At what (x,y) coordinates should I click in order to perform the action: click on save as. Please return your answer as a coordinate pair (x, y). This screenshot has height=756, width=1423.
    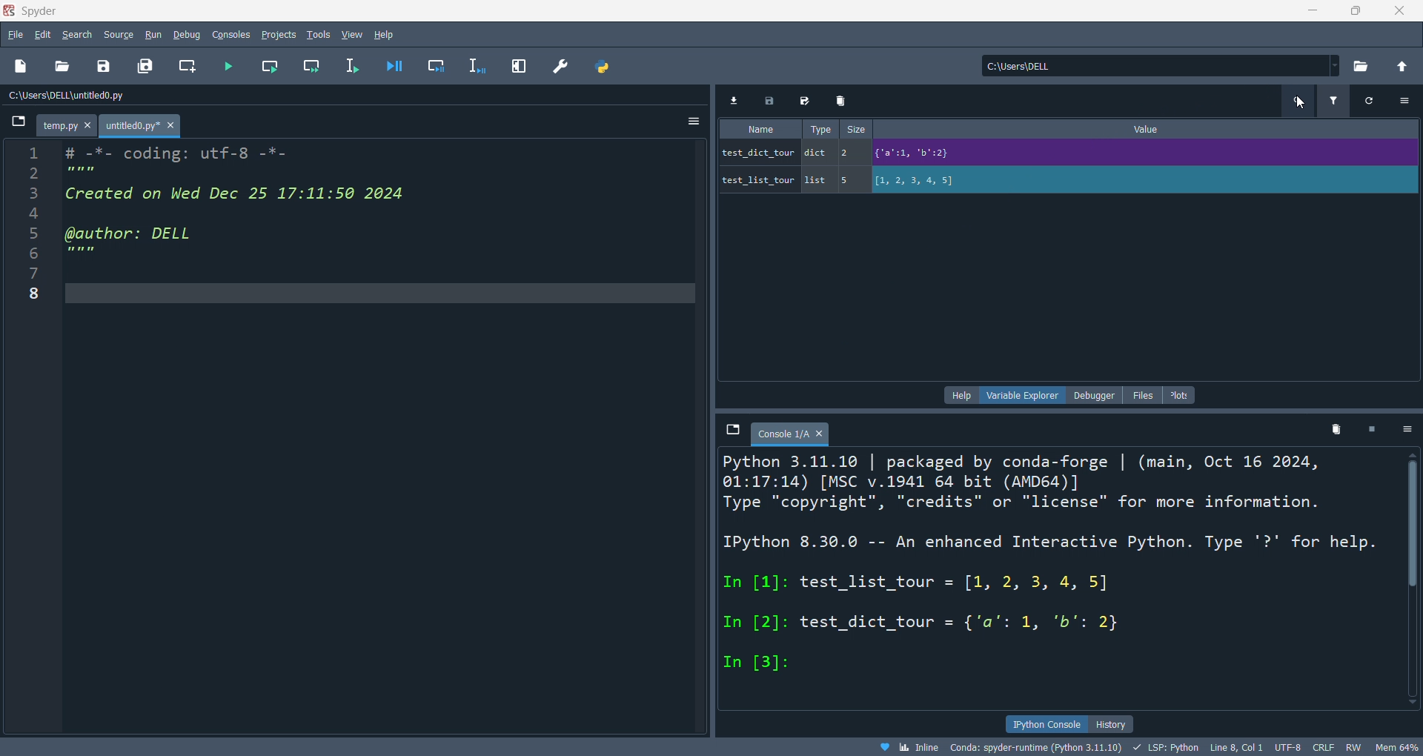
    Looking at the image, I should click on (807, 99).